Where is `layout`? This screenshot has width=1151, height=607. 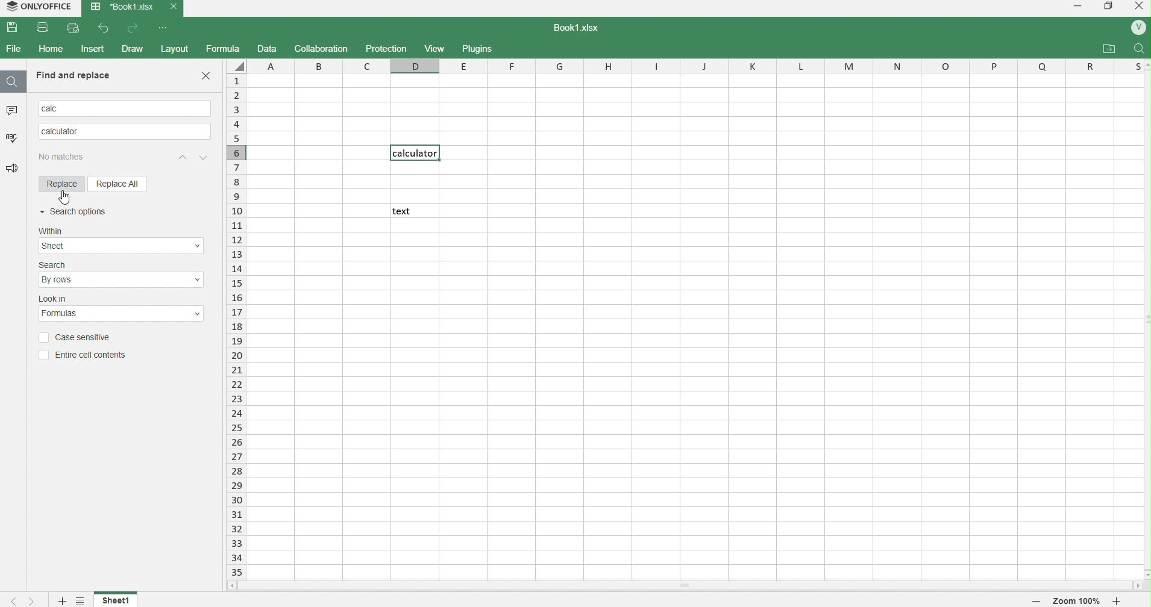 layout is located at coordinates (177, 48).